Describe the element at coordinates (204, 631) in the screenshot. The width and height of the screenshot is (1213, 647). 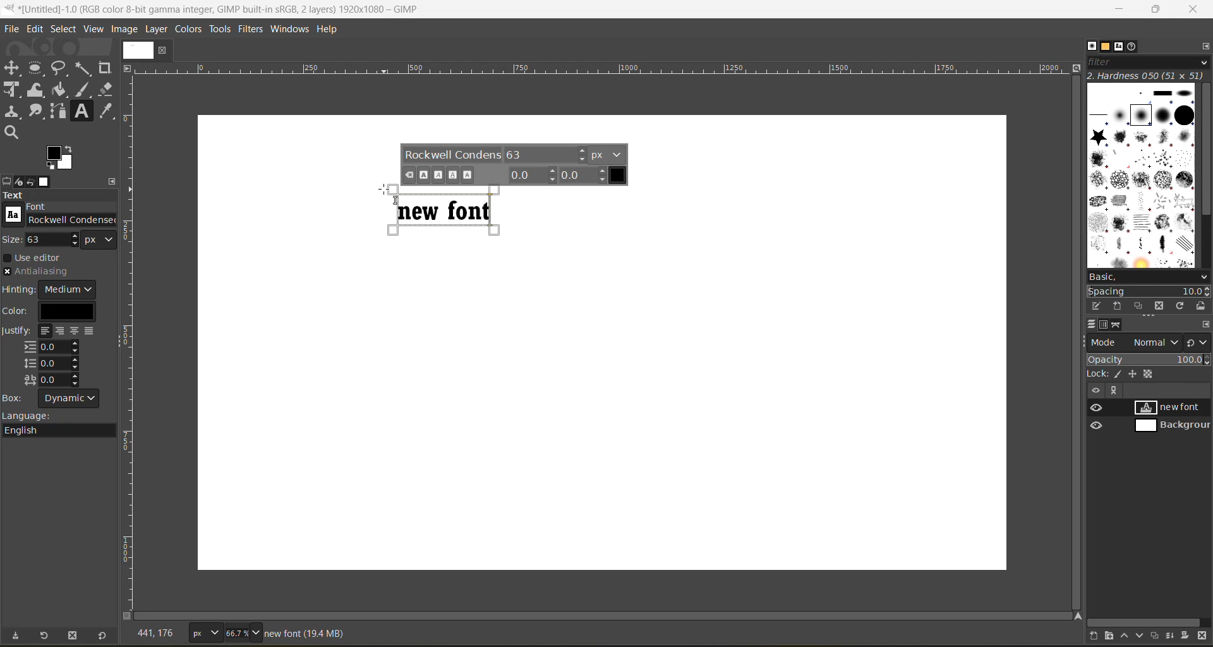
I see `page type` at that location.